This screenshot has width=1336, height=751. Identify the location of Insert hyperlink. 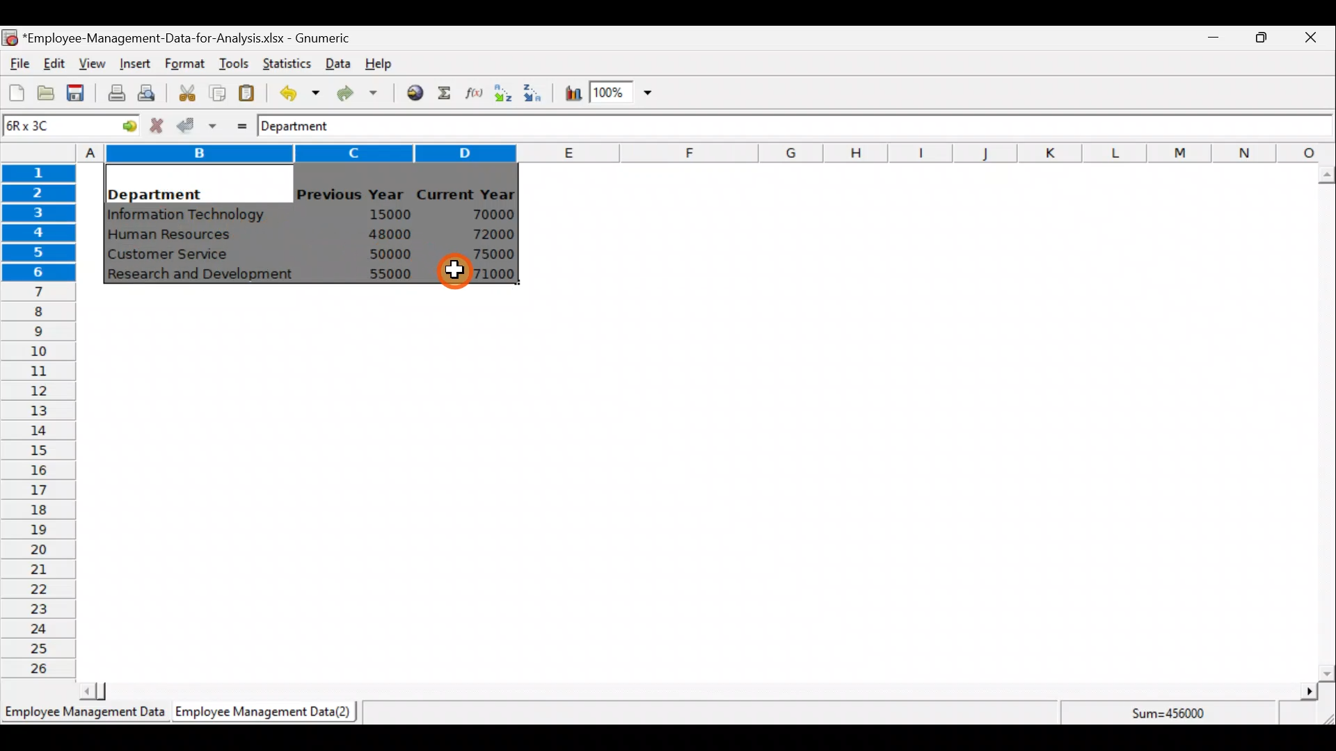
(410, 92).